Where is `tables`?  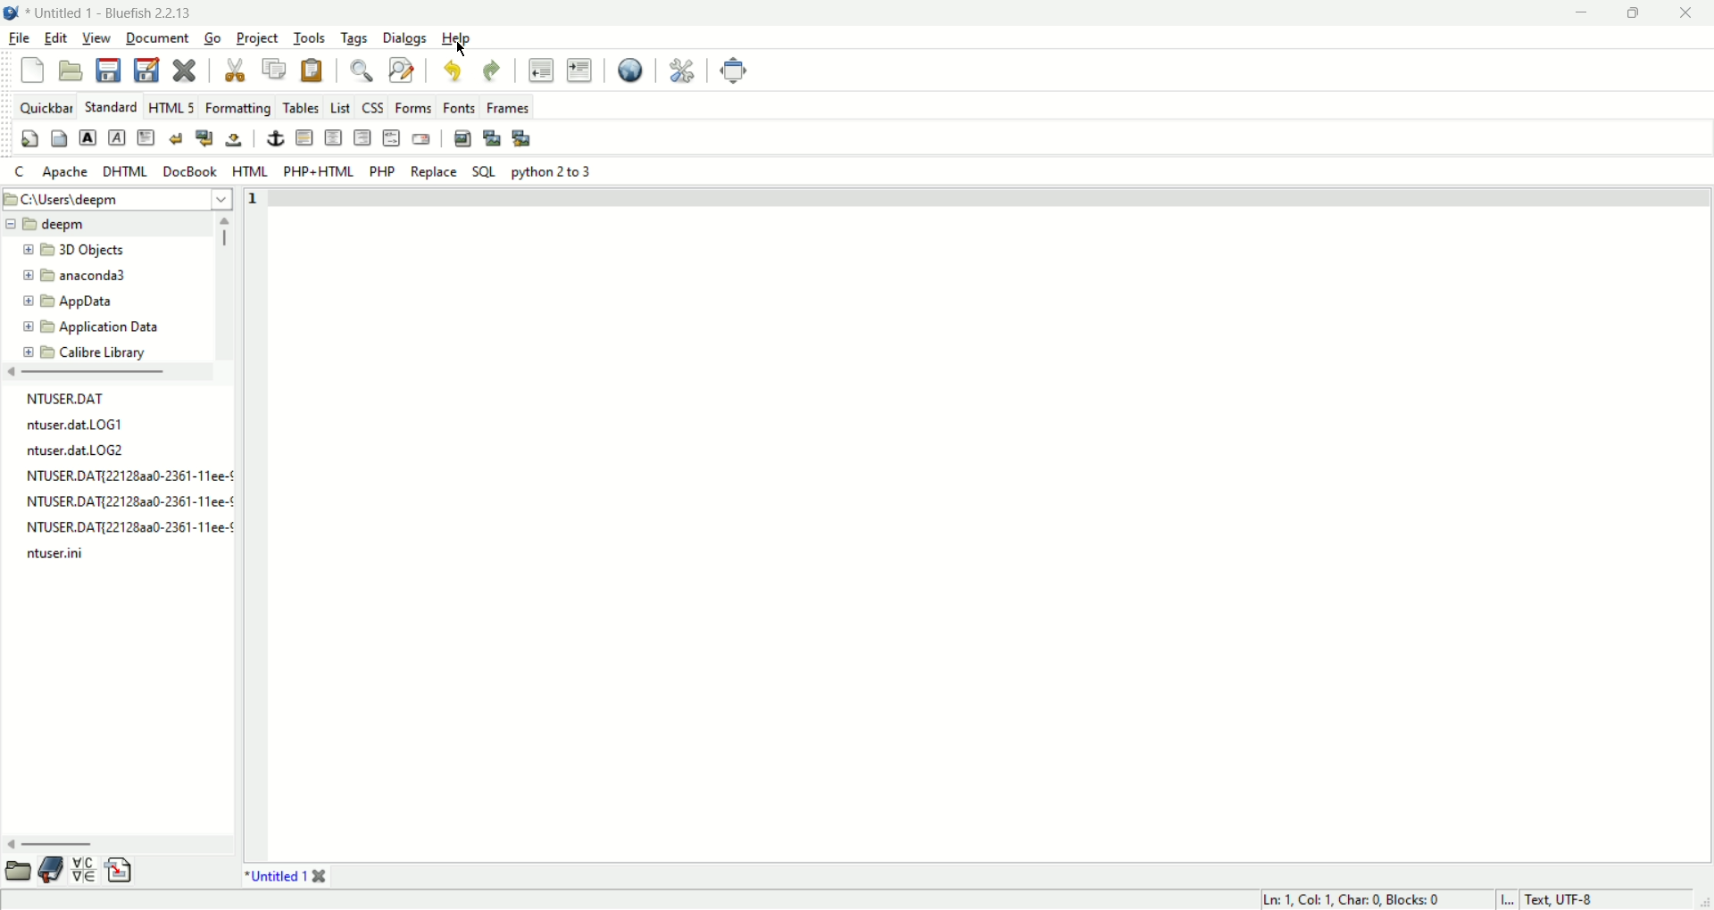
tables is located at coordinates (298, 108).